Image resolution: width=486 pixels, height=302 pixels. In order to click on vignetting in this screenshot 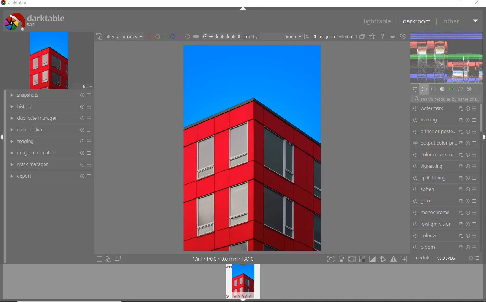, I will do `click(446, 166)`.